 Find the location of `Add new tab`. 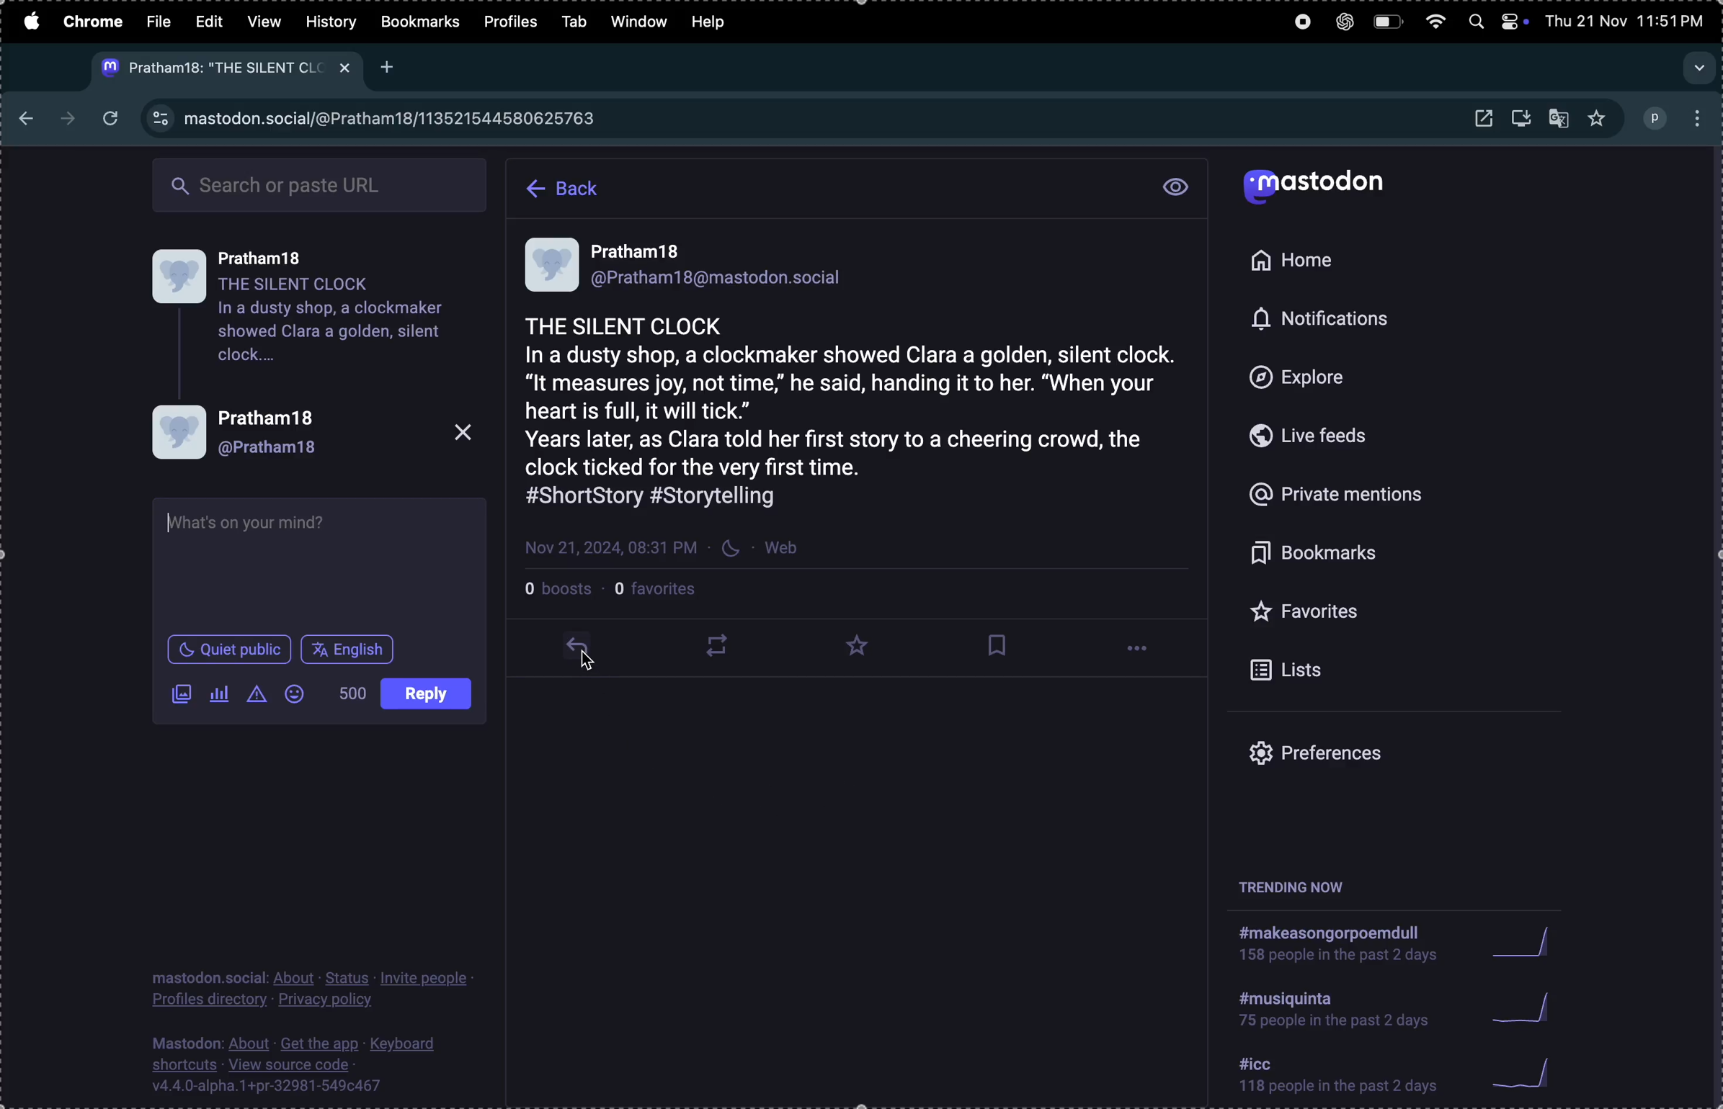

Add new tab is located at coordinates (385, 69).